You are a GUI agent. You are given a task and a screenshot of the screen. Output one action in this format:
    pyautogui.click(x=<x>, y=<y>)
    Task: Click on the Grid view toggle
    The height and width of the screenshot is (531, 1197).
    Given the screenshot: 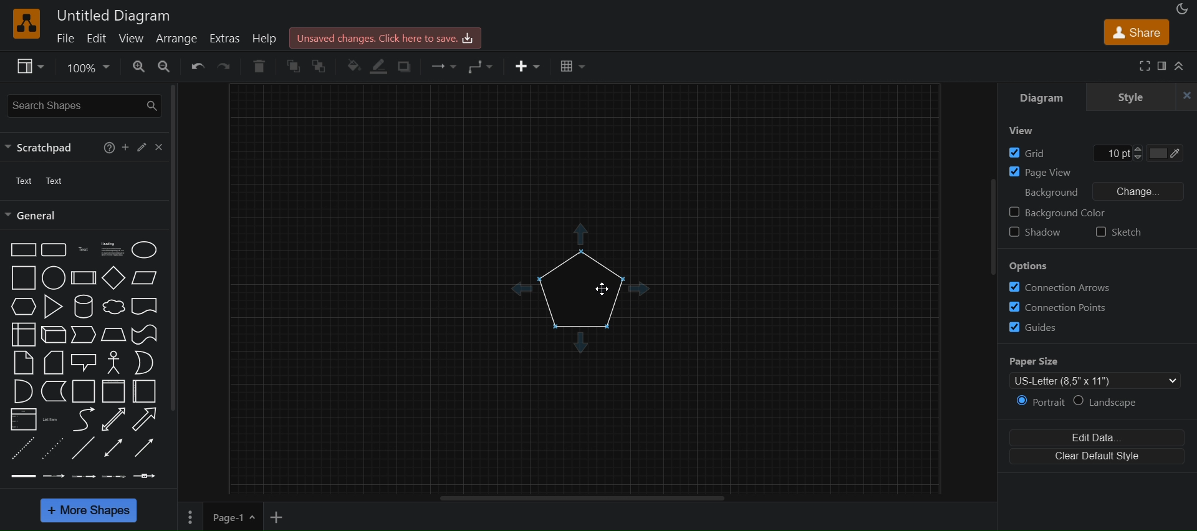 What is the action you would take?
    pyautogui.click(x=1026, y=153)
    